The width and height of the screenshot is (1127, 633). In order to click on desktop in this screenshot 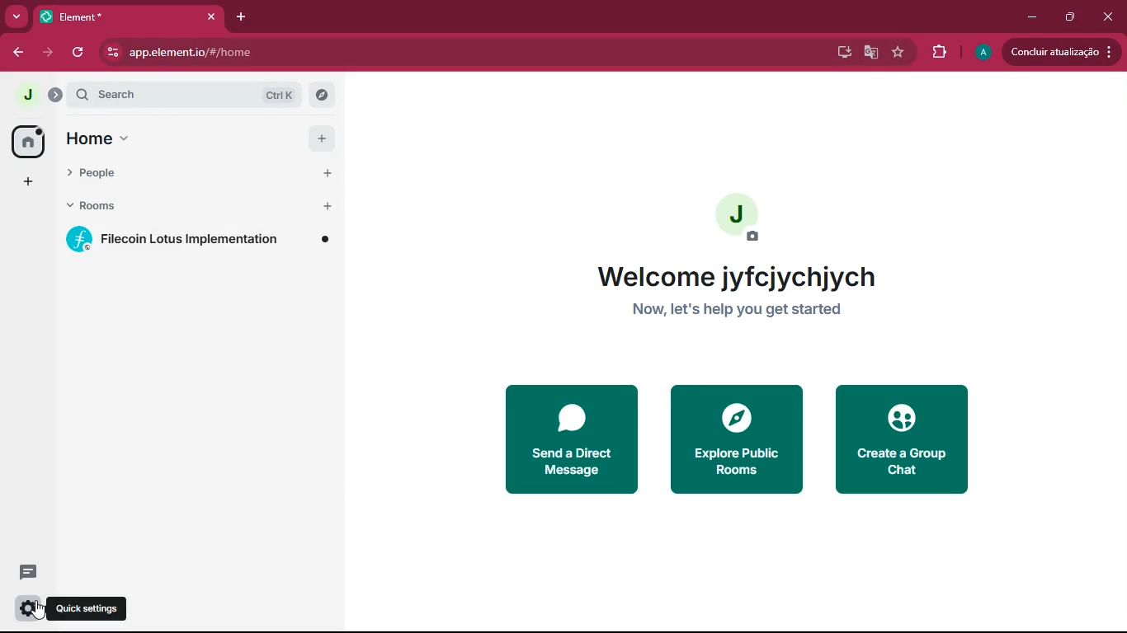, I will do `click(841, 53)`.